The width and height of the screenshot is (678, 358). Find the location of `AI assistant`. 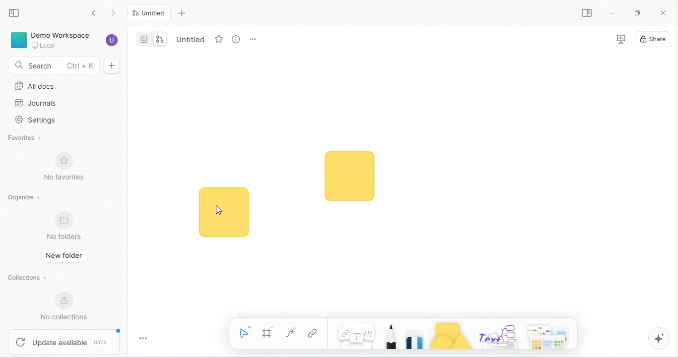

AI assistant is located at coordinates (659, 338).